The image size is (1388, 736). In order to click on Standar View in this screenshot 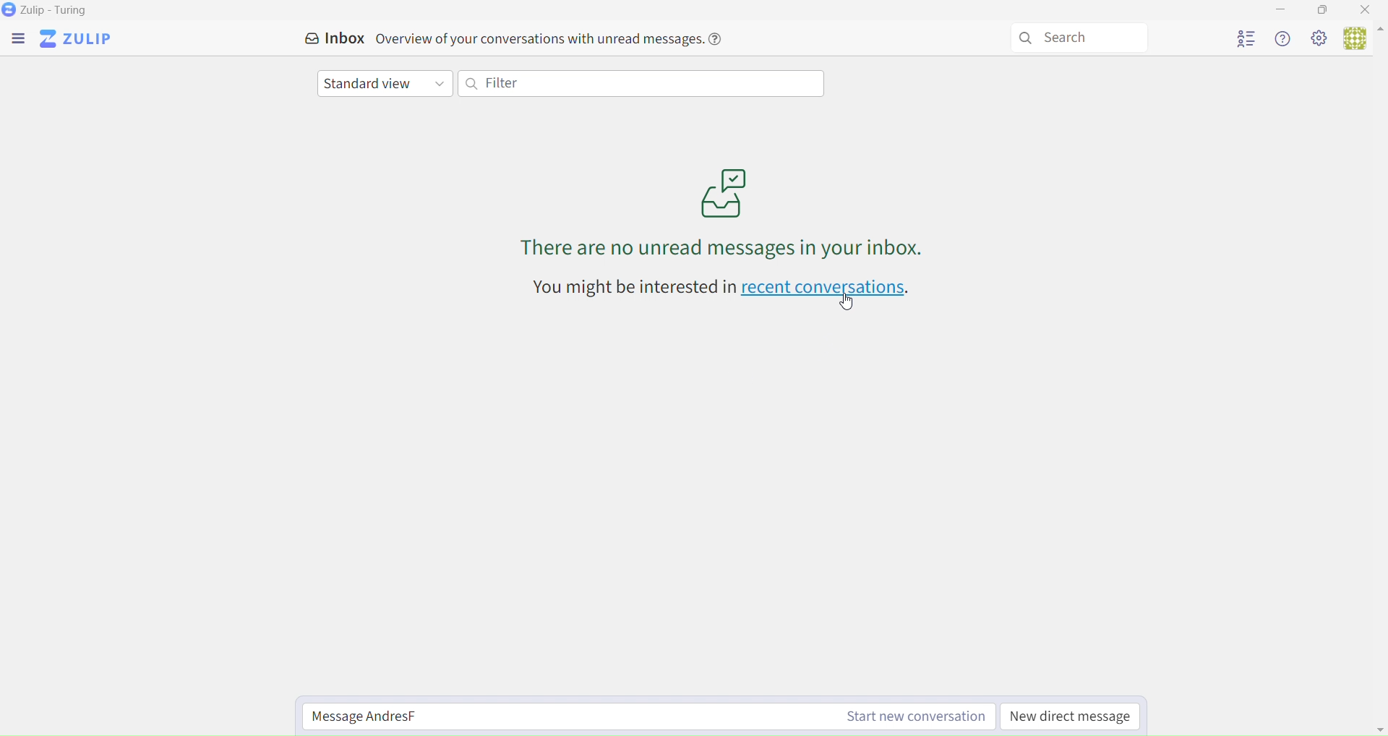, I will do `click(385, 83)`.